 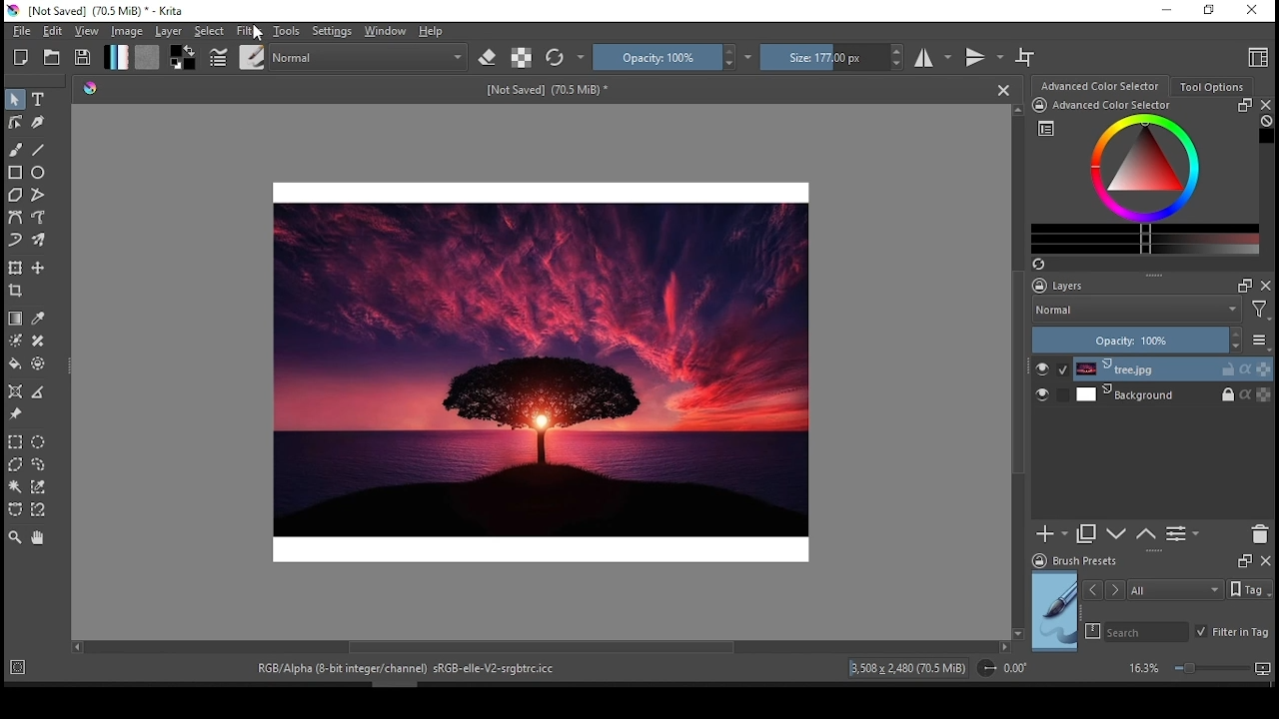 What do you see at coordinates (286, 31) in the screenshot?
I see `tools` at bounding box center [286, 31].